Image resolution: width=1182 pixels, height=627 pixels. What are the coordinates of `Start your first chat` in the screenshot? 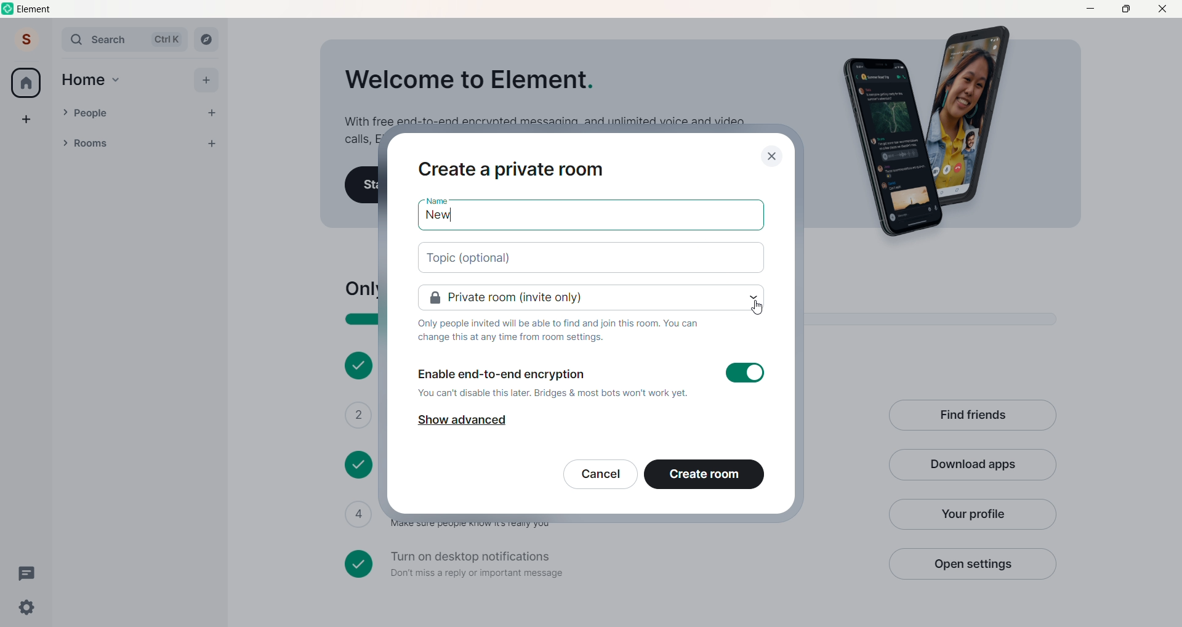 It's located at (362, 185).